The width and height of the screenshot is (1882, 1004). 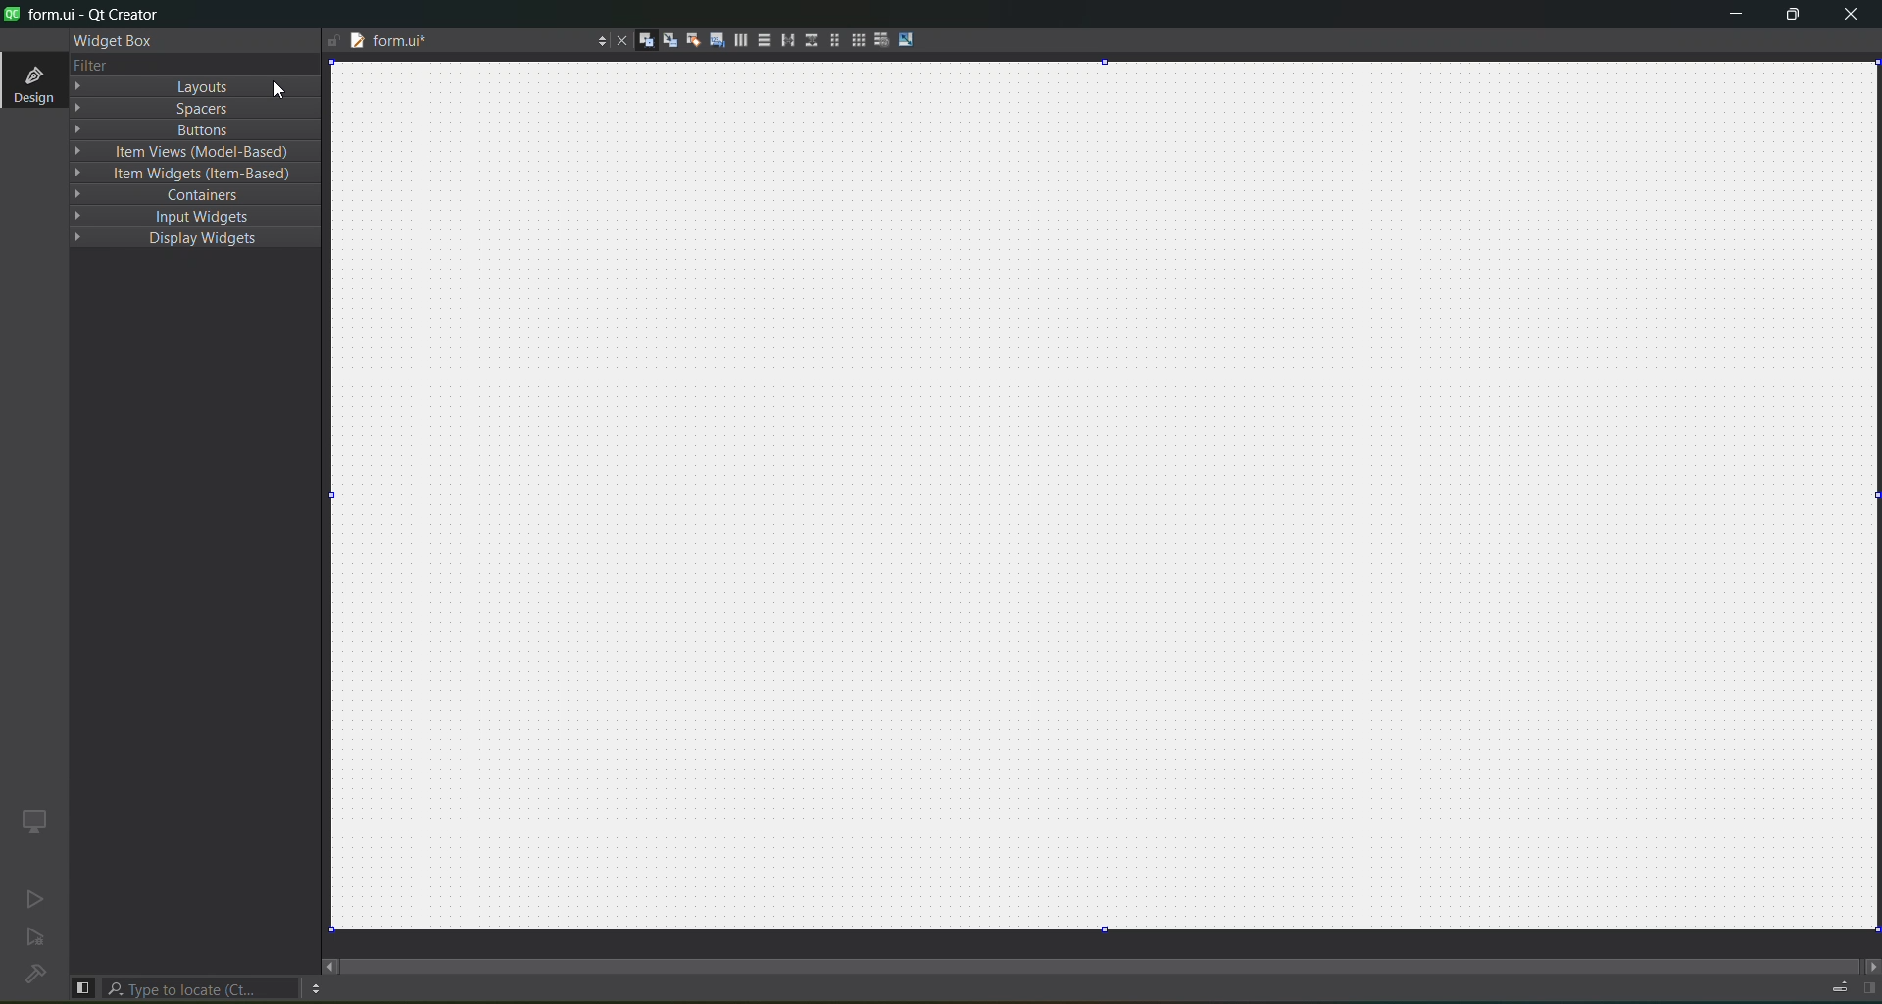 I want to click on minimize, so click(x=1729, y=17).